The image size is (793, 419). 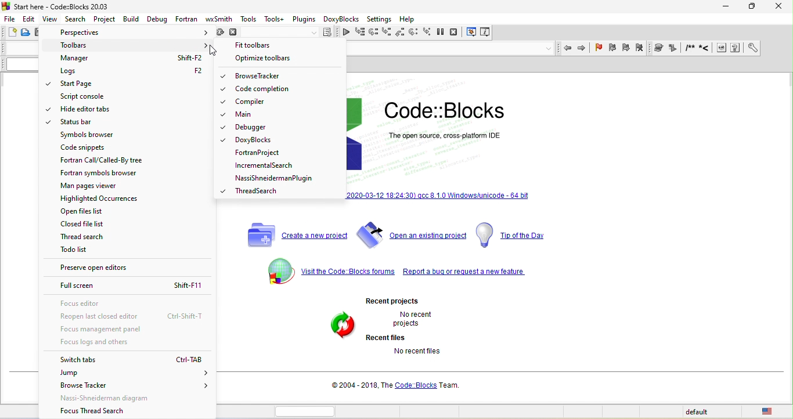 What do you see at coordinates (400, 33) in the screenshot?
I see `step out` at bounding box center [400, 33].